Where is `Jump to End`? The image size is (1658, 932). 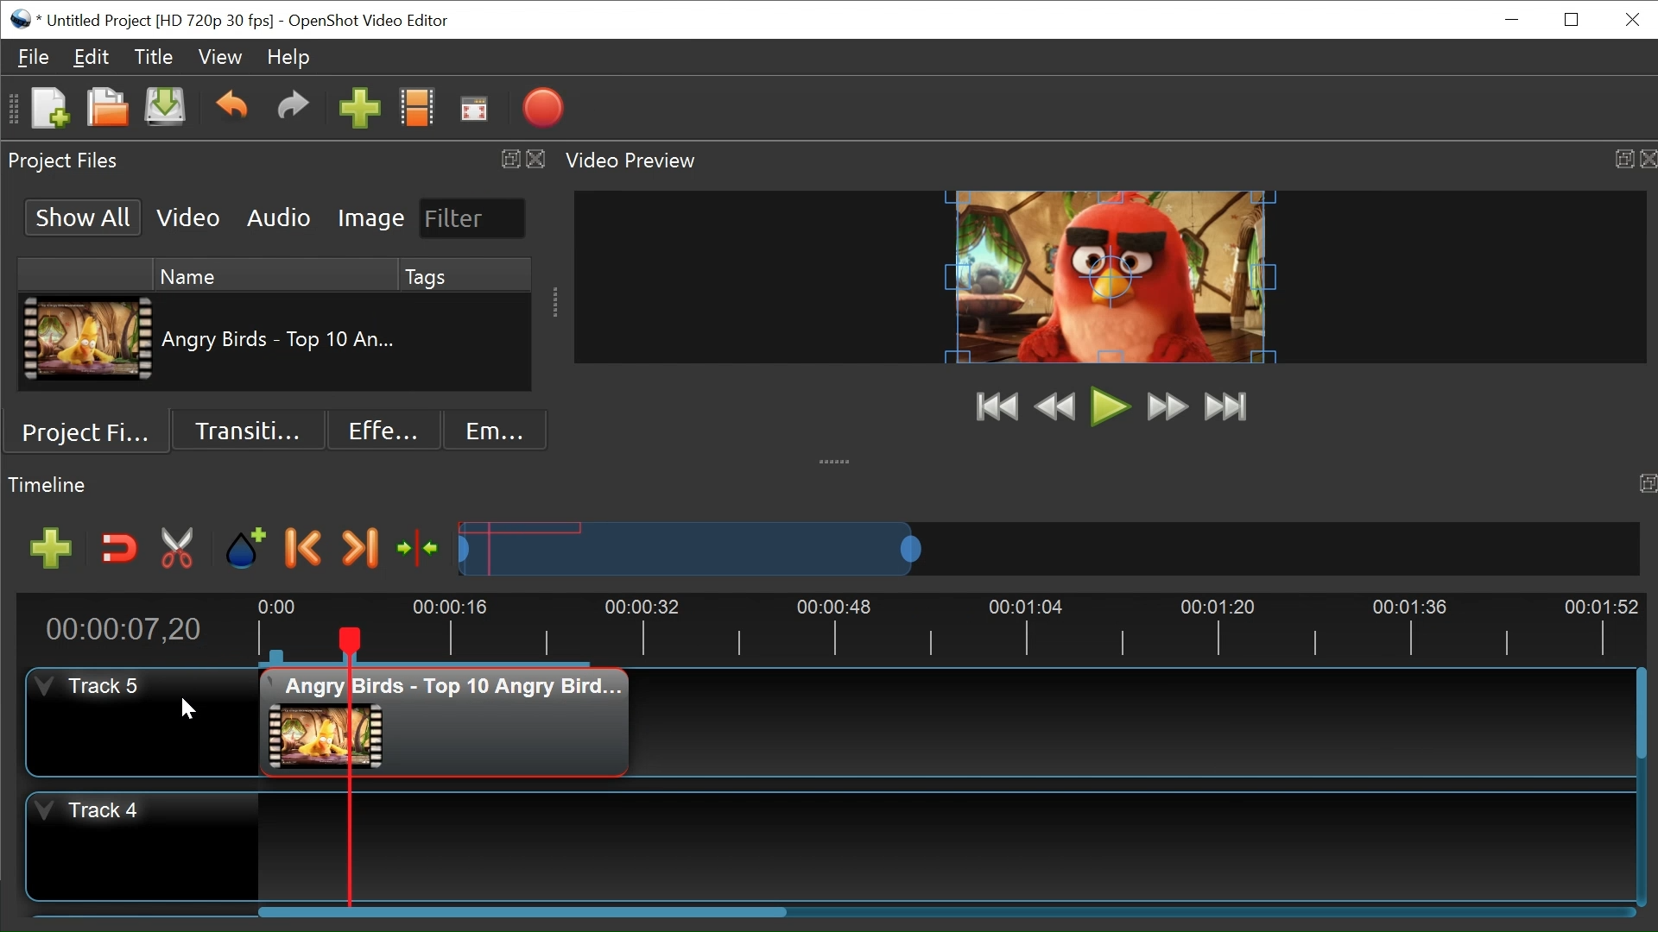
Jump to End is located at coordinates (1227, 408).